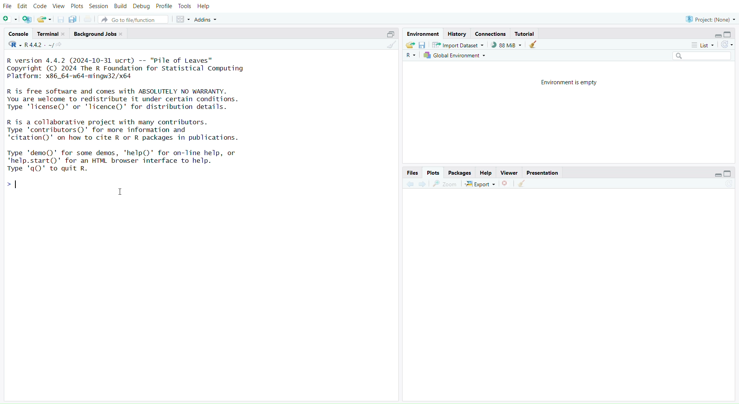 This screenshot has height=404, width=739. What do you see at coordinates (457, 34) in the screenshot?
I see `history` at bounding box center [457, 34].